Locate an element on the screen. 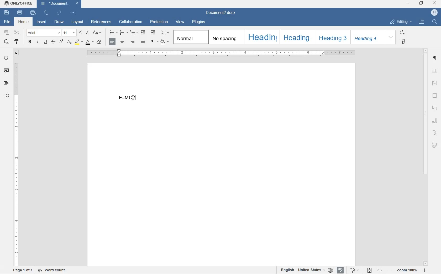  print is located at coordinates (20, 13).